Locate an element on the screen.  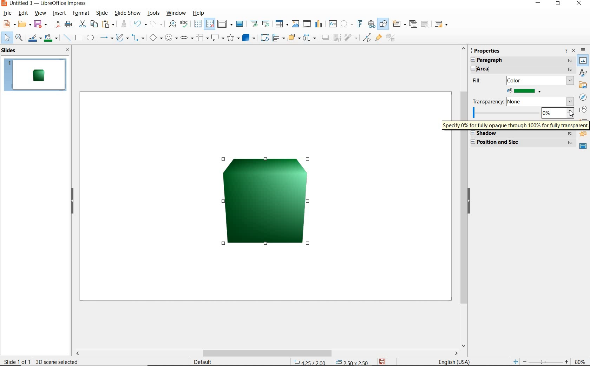
redo is located at coordinates (157, 24).